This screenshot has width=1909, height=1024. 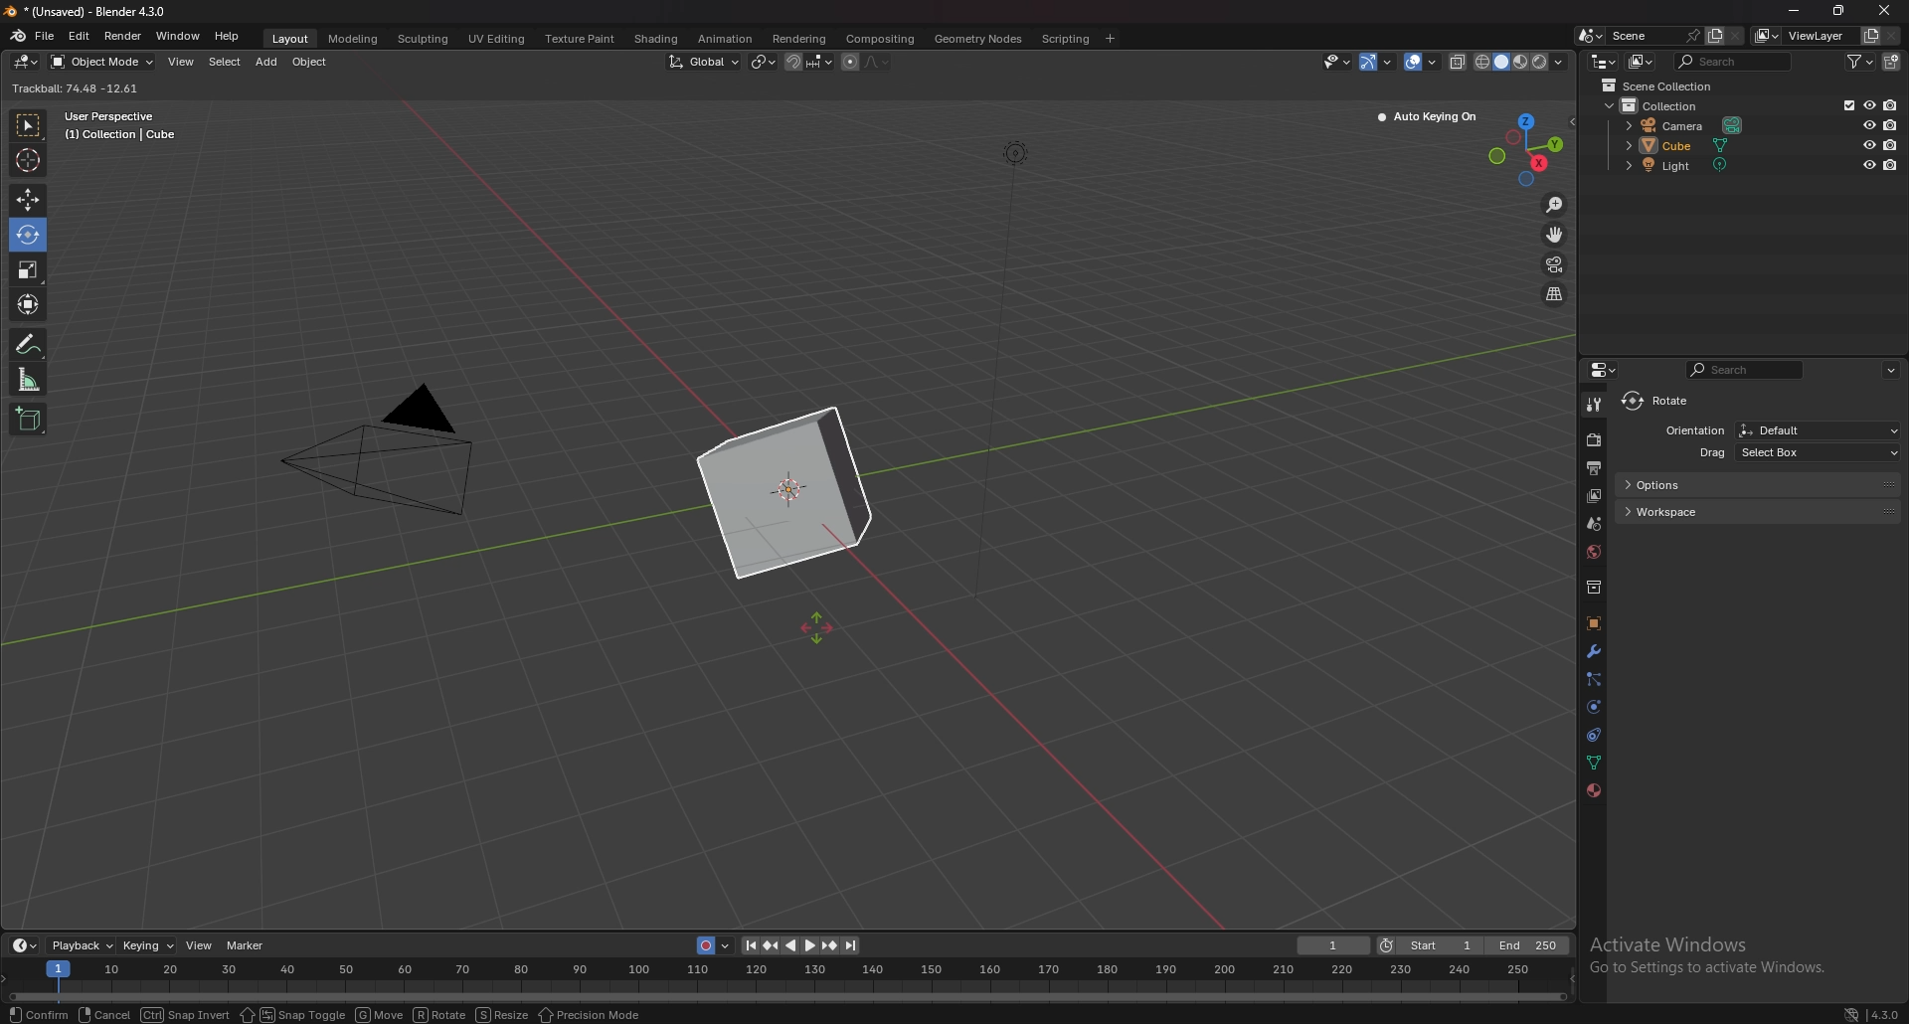 What do you see at coordinates (1531, 147) in the screenshot?
I see `preset viewpoint` at bounding box center [1531, 147].